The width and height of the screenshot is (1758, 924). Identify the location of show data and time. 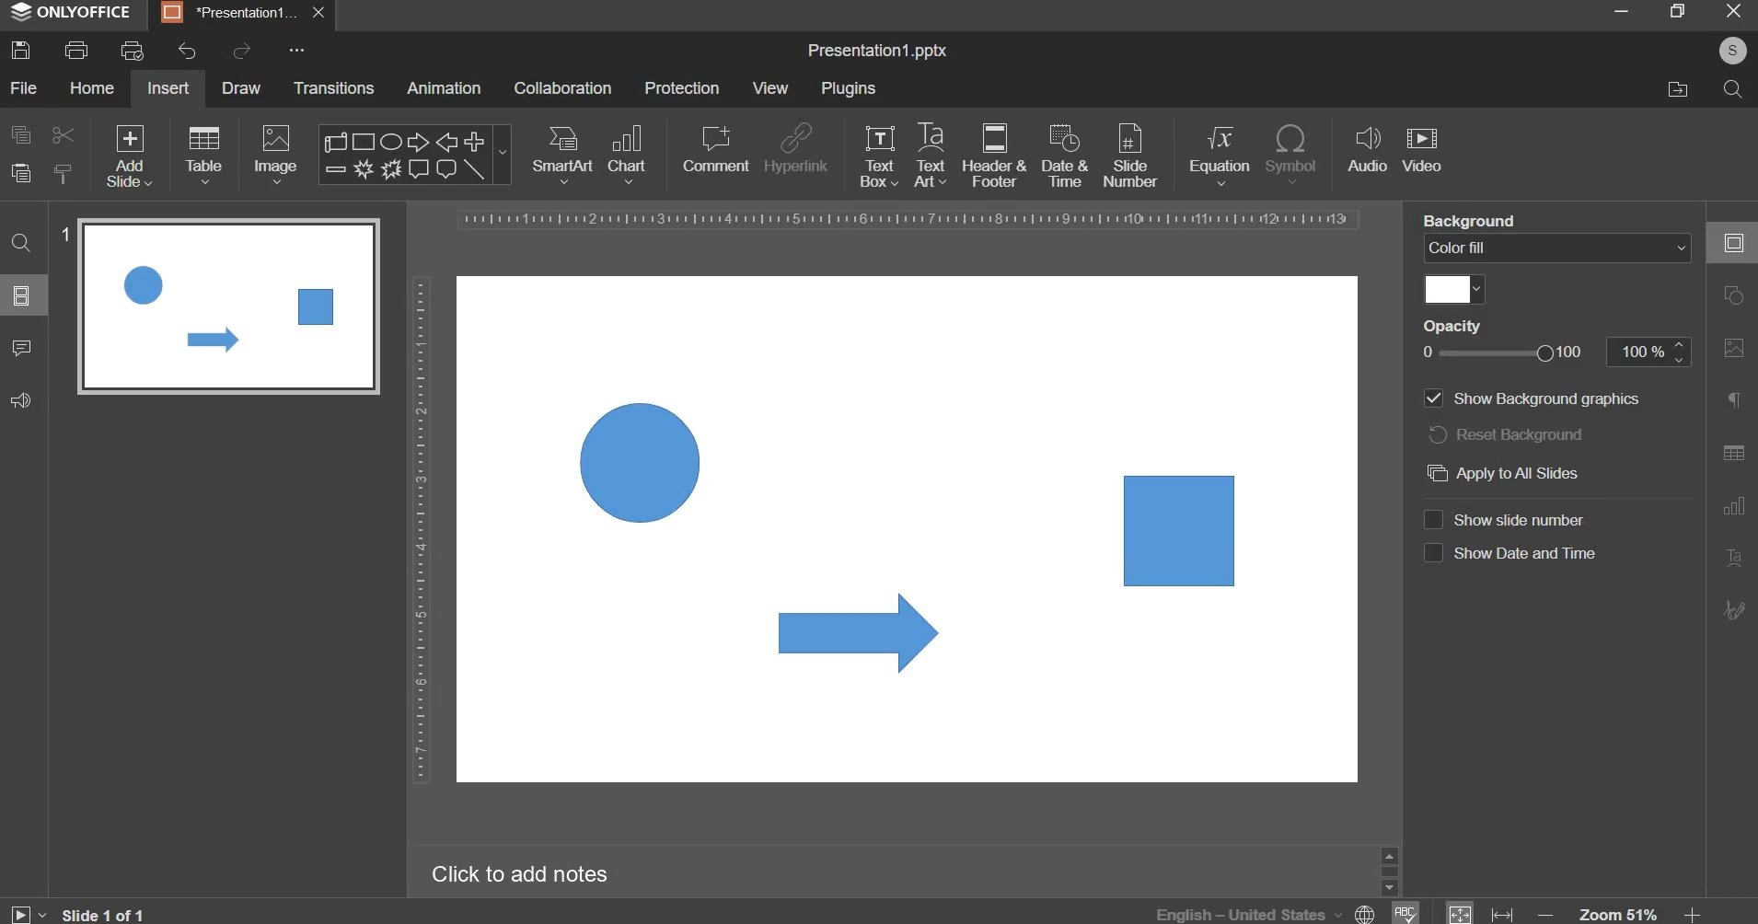
(1532, 554).